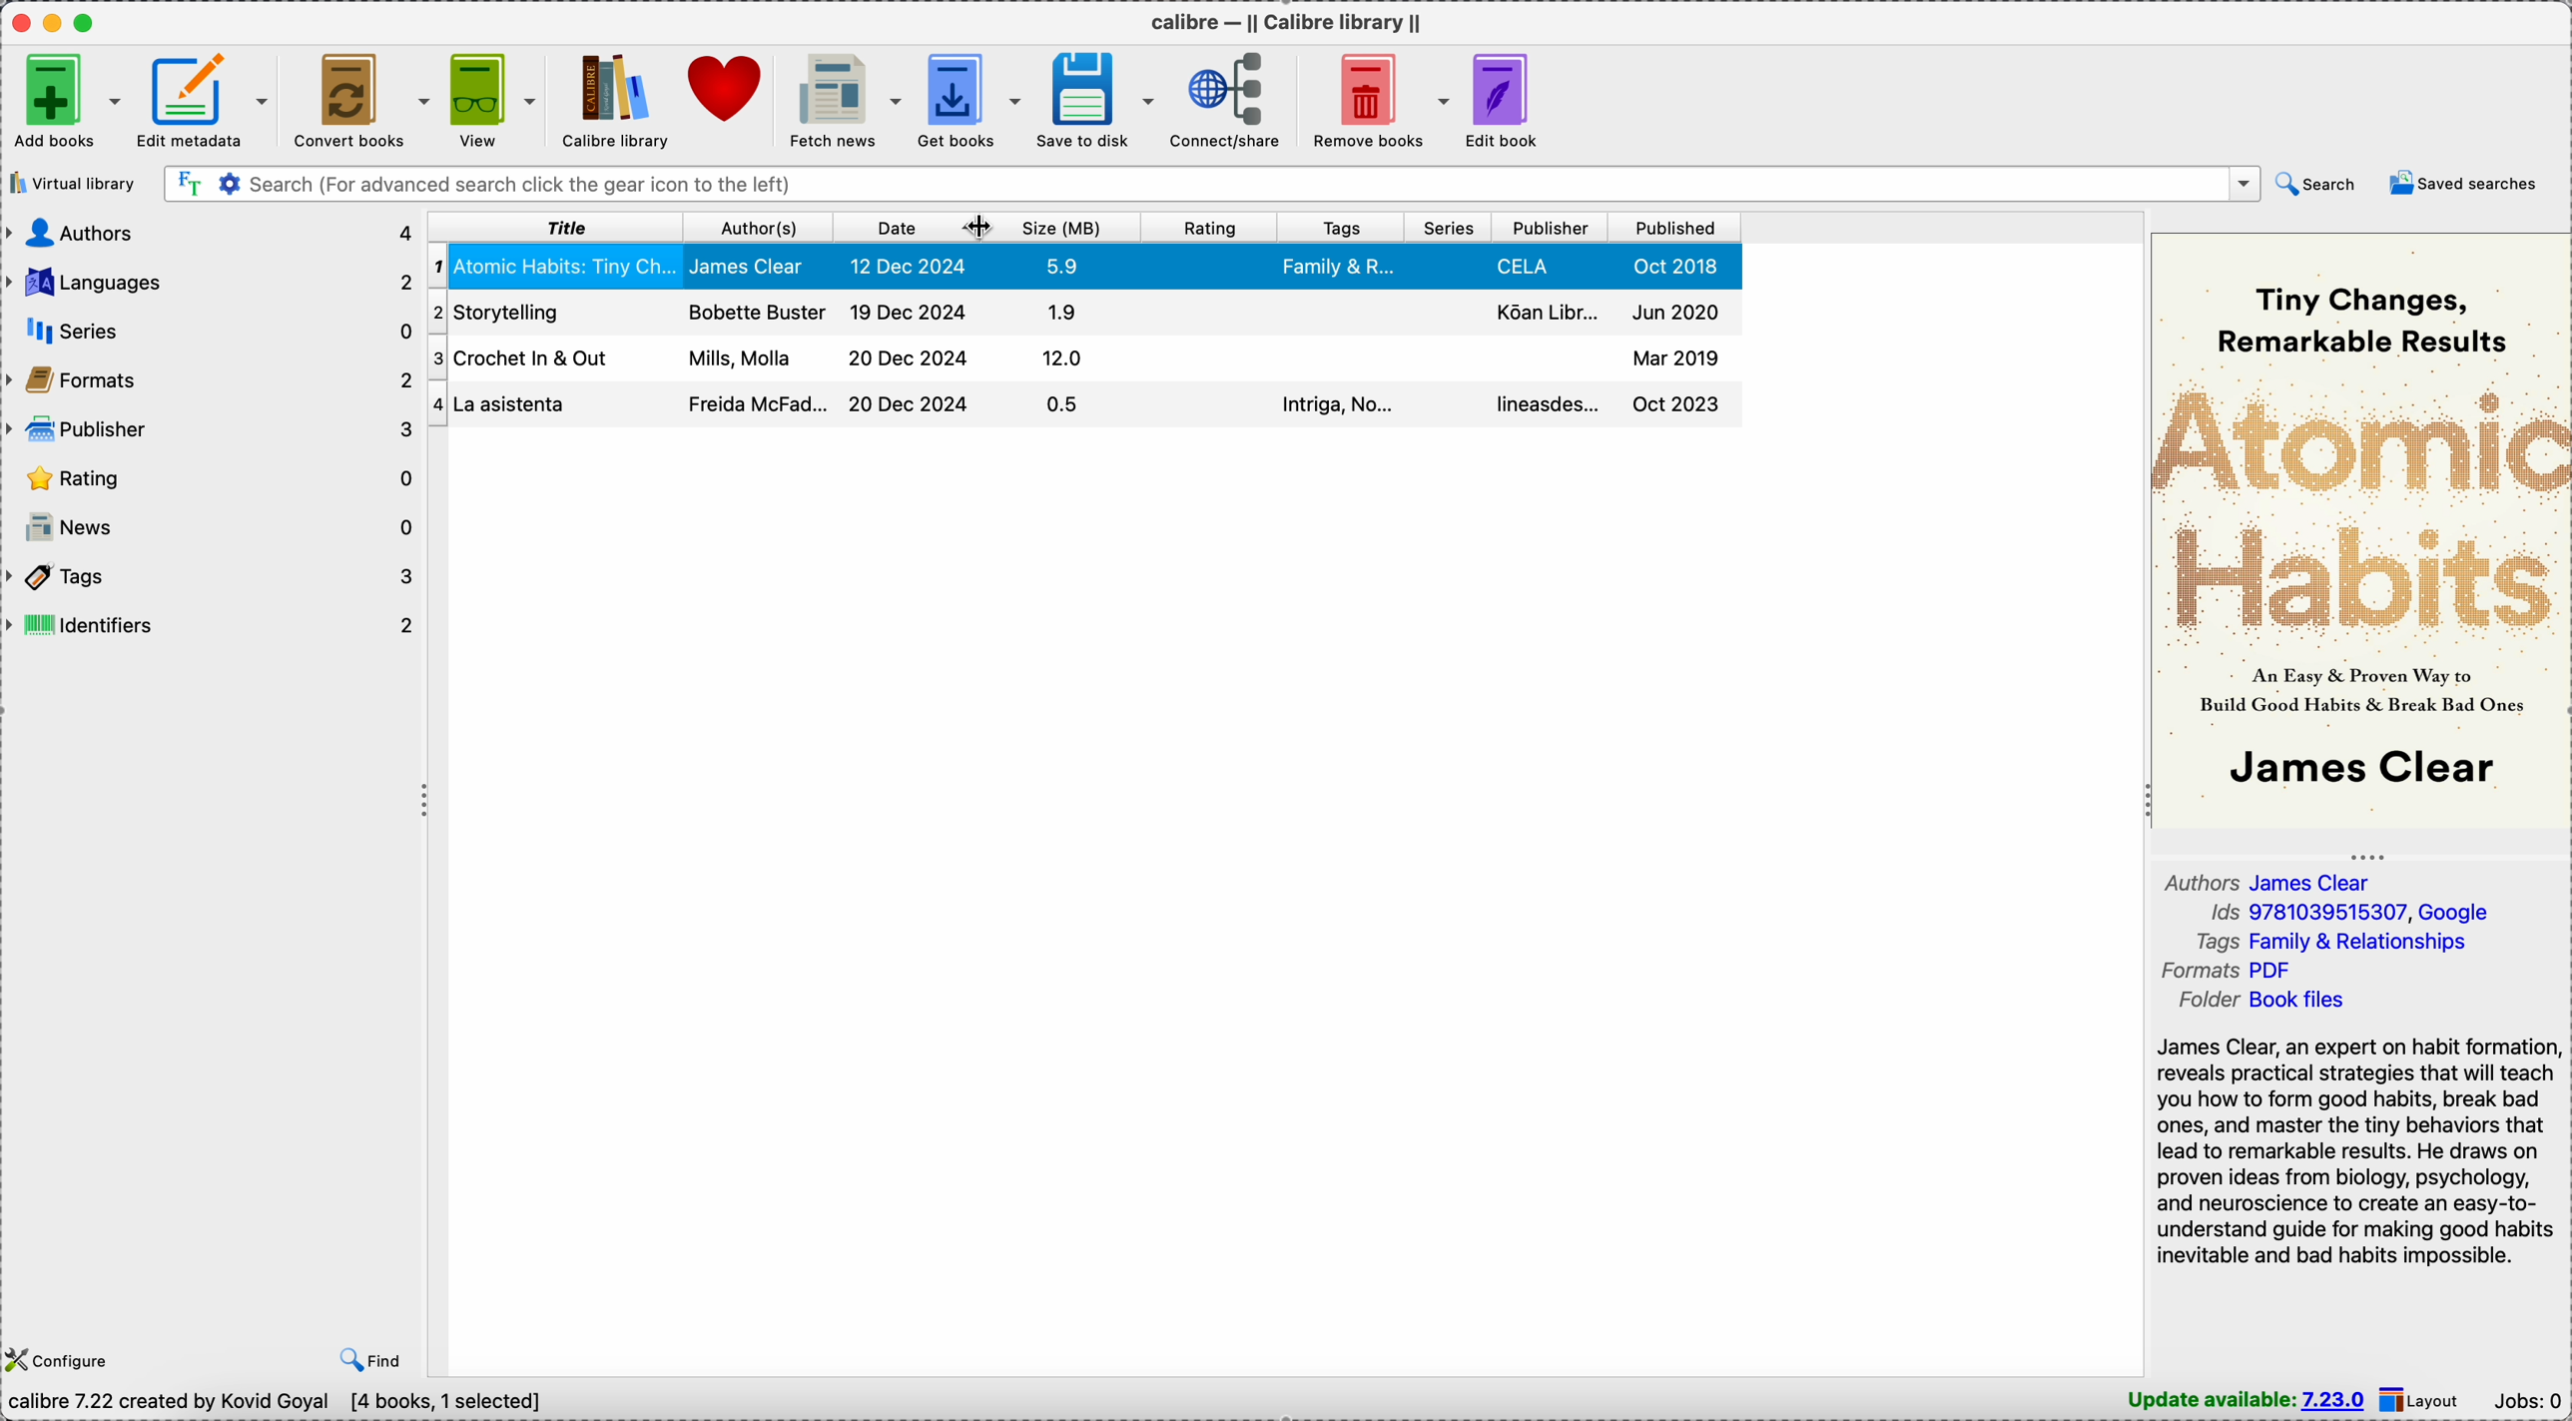 Image resolution: width=2572 pixels, height=1421 pixels. I want to click on published, so click(1678, 229).